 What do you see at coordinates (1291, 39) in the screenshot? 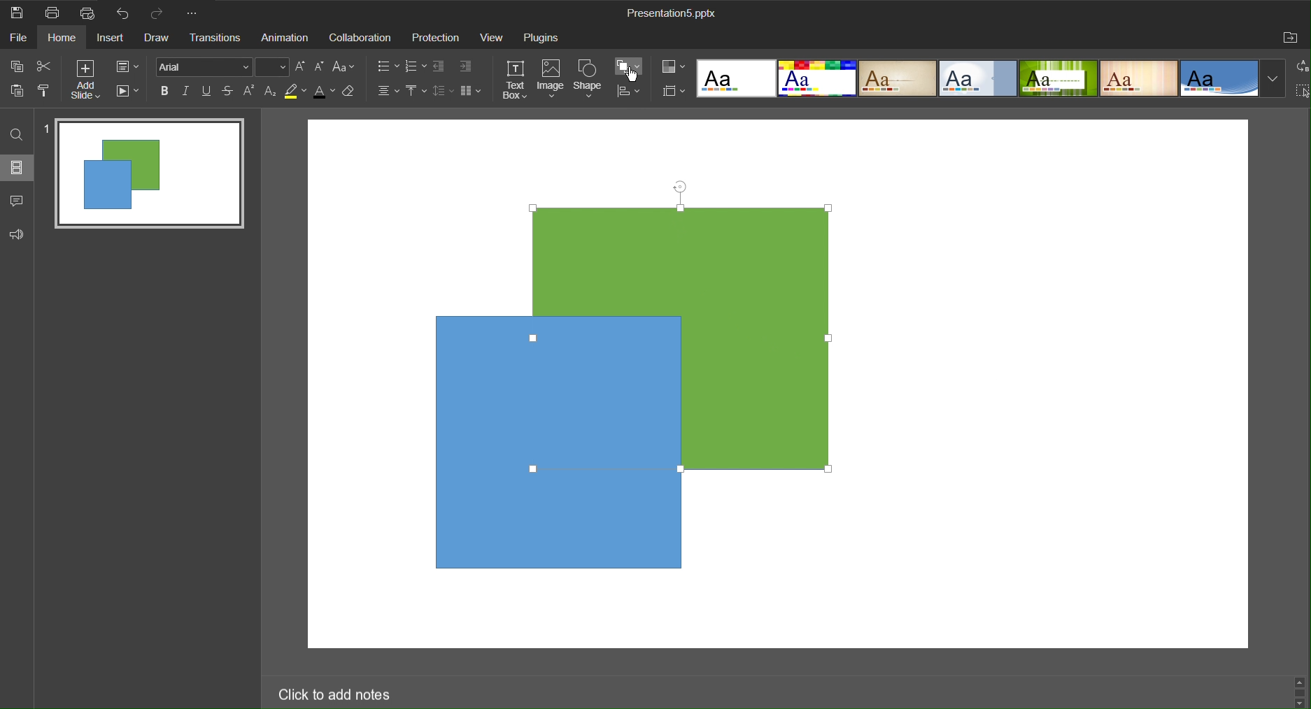
I see `Open File Location` at bounding box center [1291, 39].